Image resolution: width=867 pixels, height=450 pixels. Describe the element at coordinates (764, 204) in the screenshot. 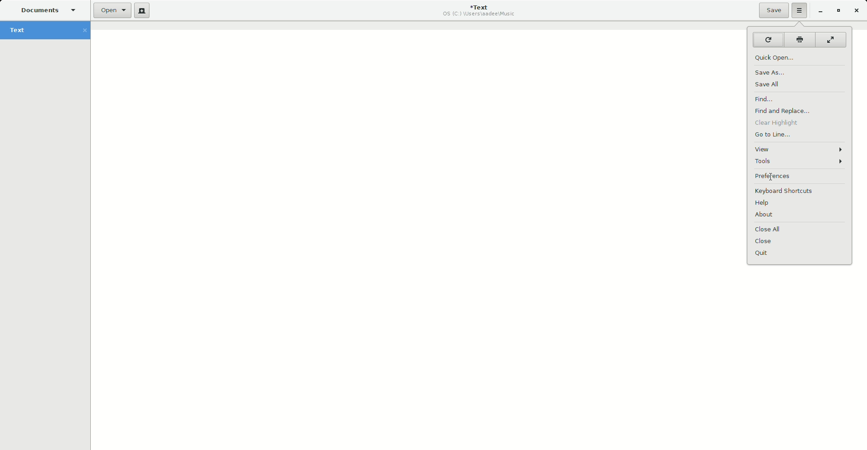

I see `Help` at that location.